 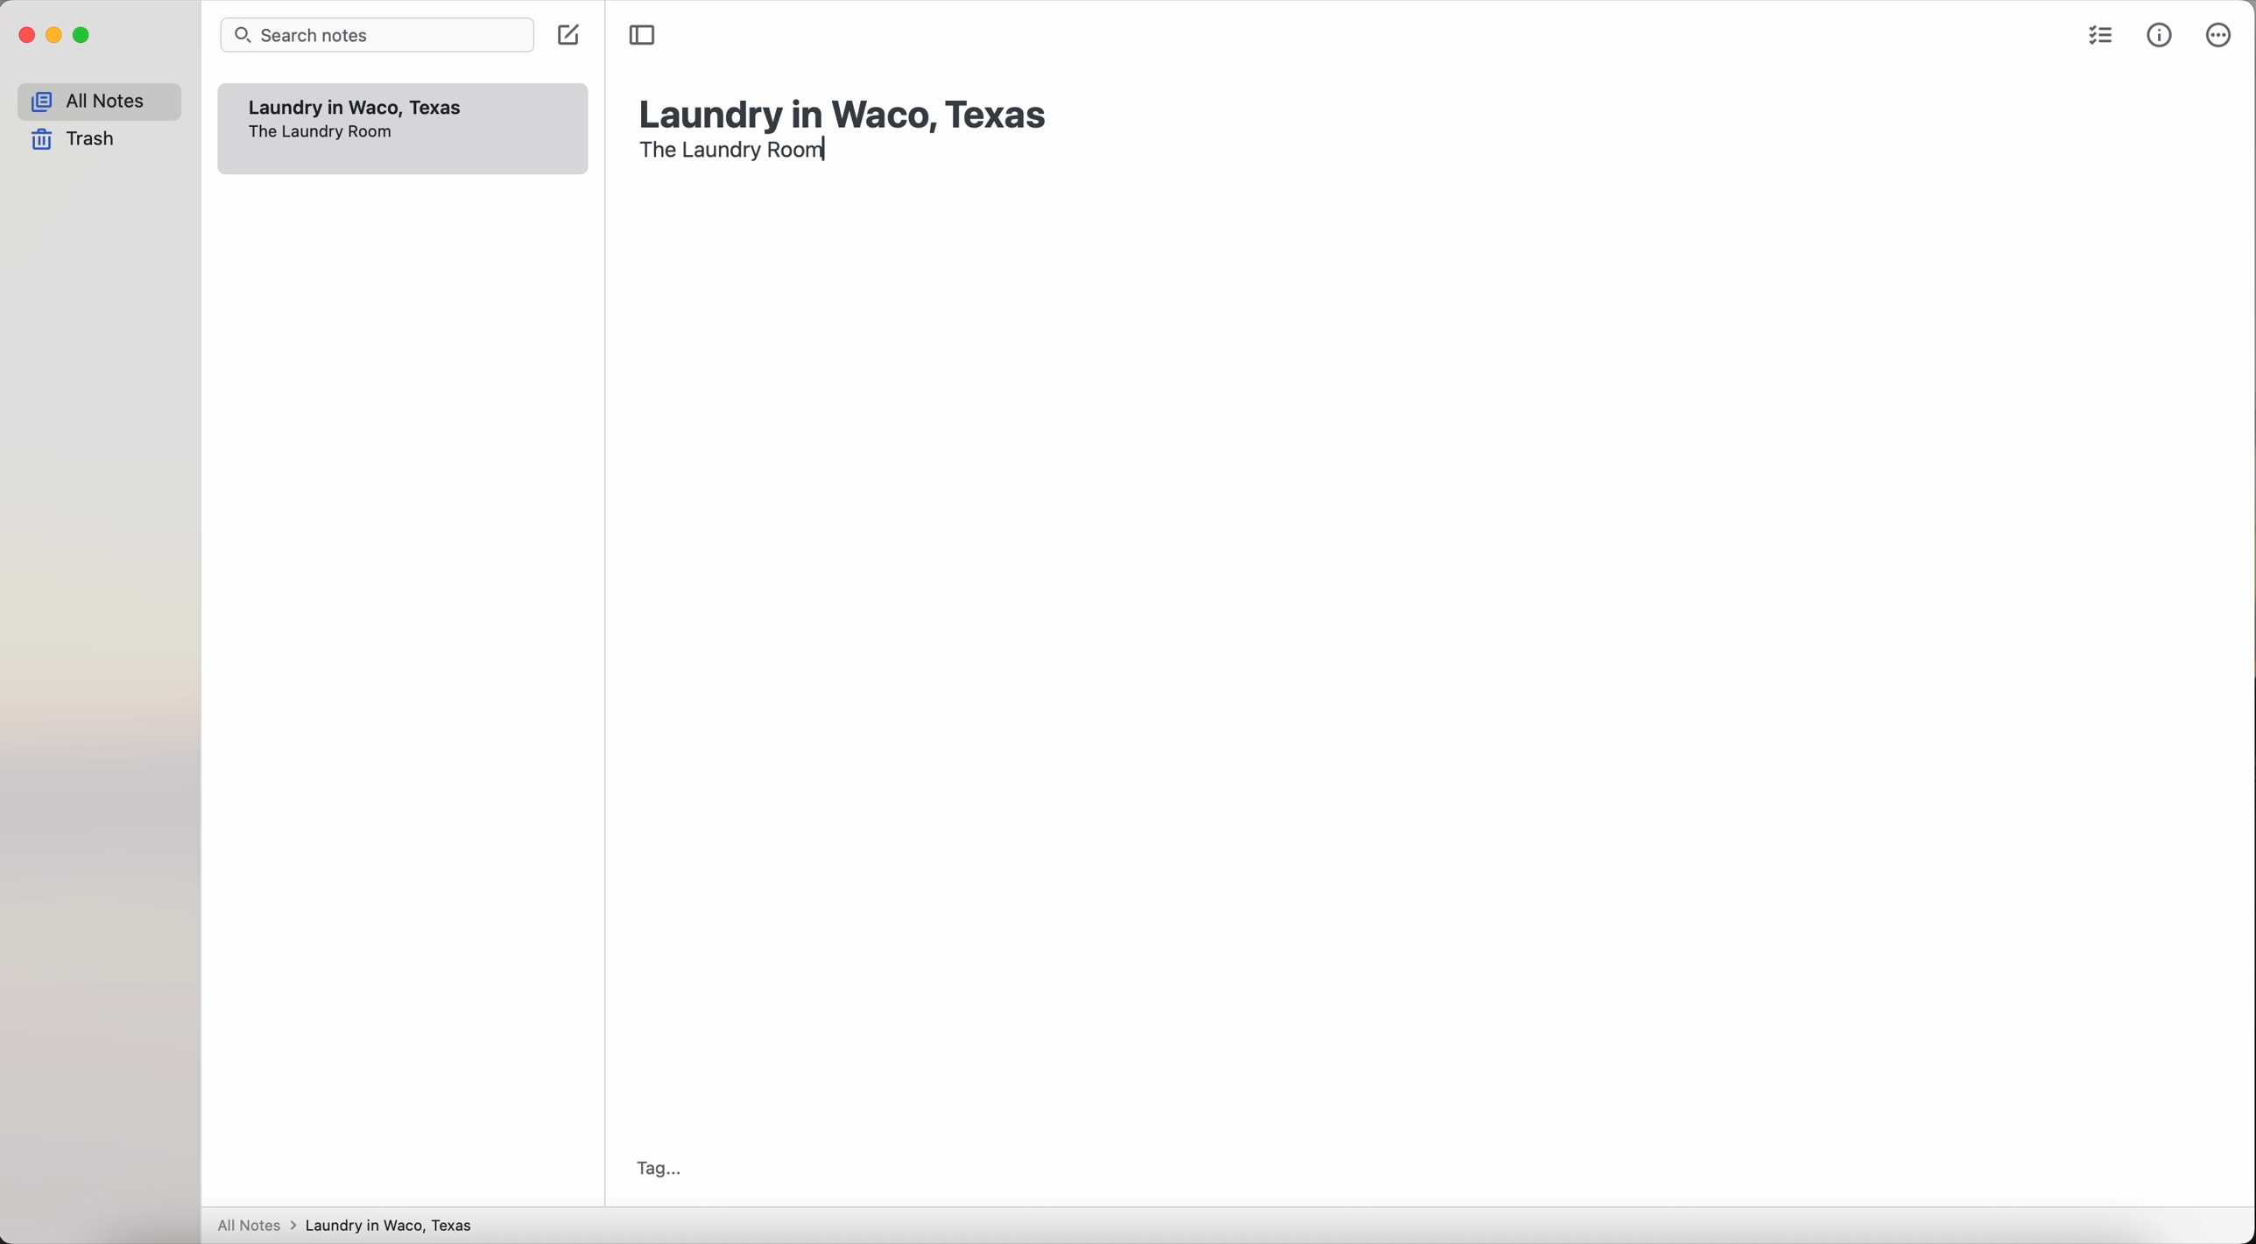 What do you see at coordinates (381, 35) in the screenshot?
I see `search bar` at bounding box center [381, 35].